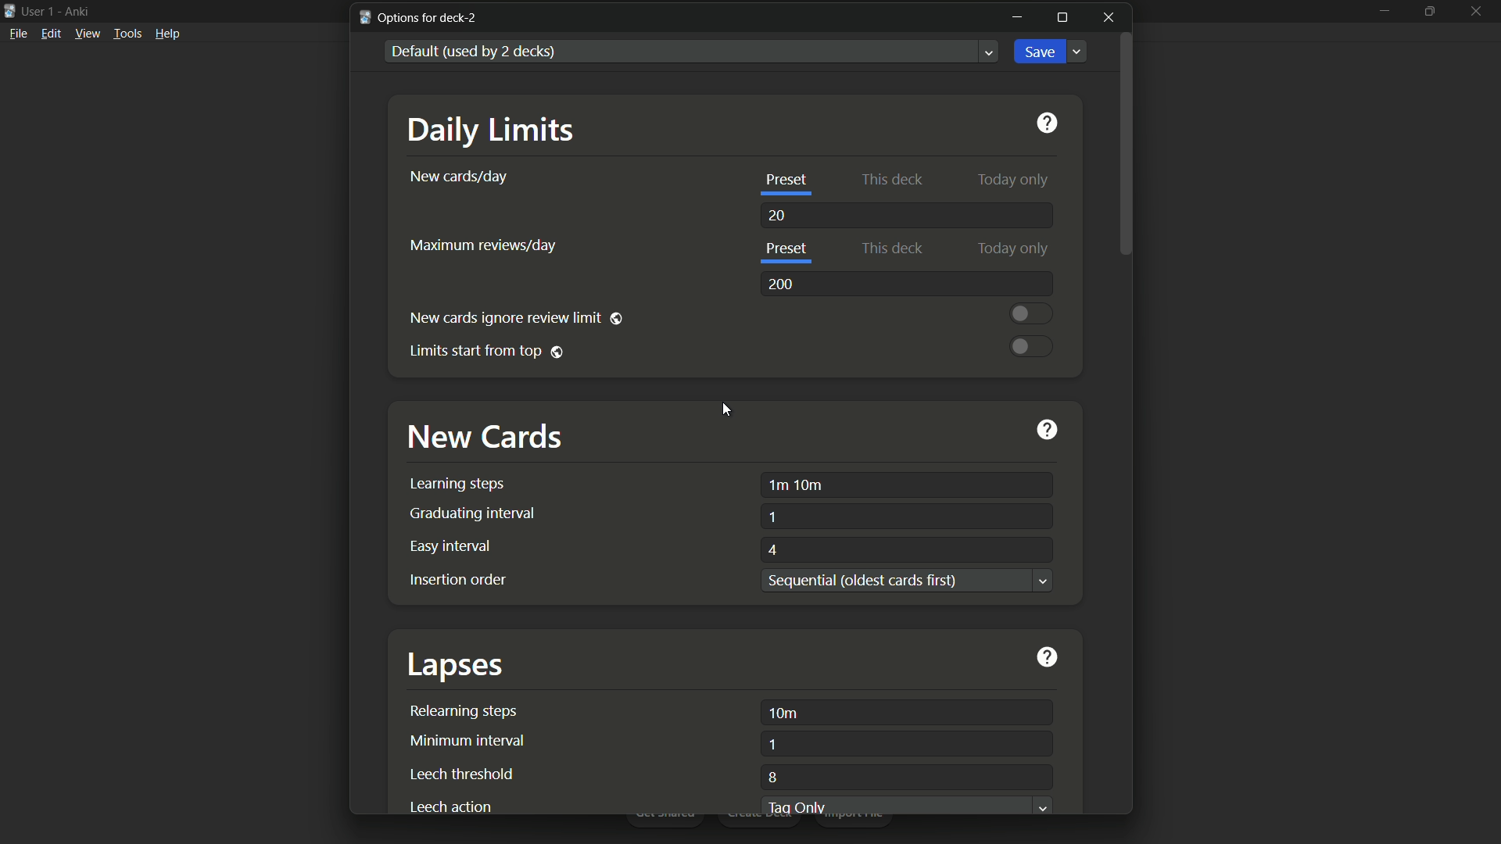  What do you see at coordinates (1079, 52) in the screenshot?
I see `Dropdown` at bounding box center [1079, 52].